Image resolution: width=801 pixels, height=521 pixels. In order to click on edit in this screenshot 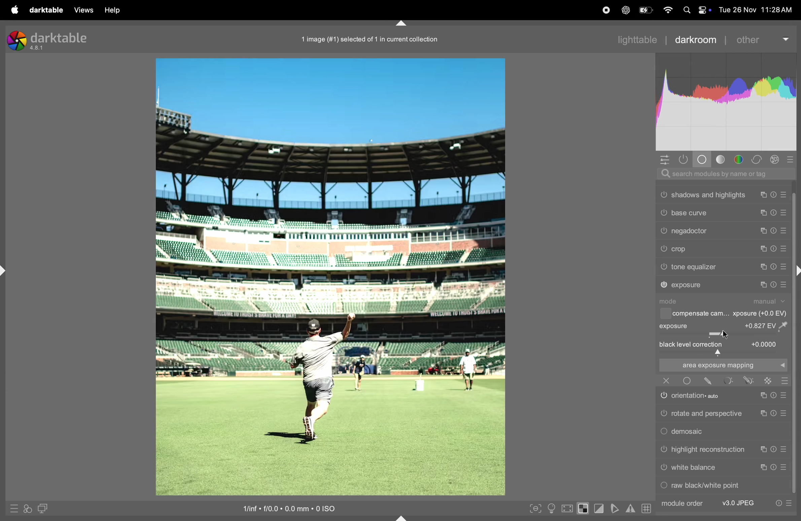, I will do `click(708, 381)`.